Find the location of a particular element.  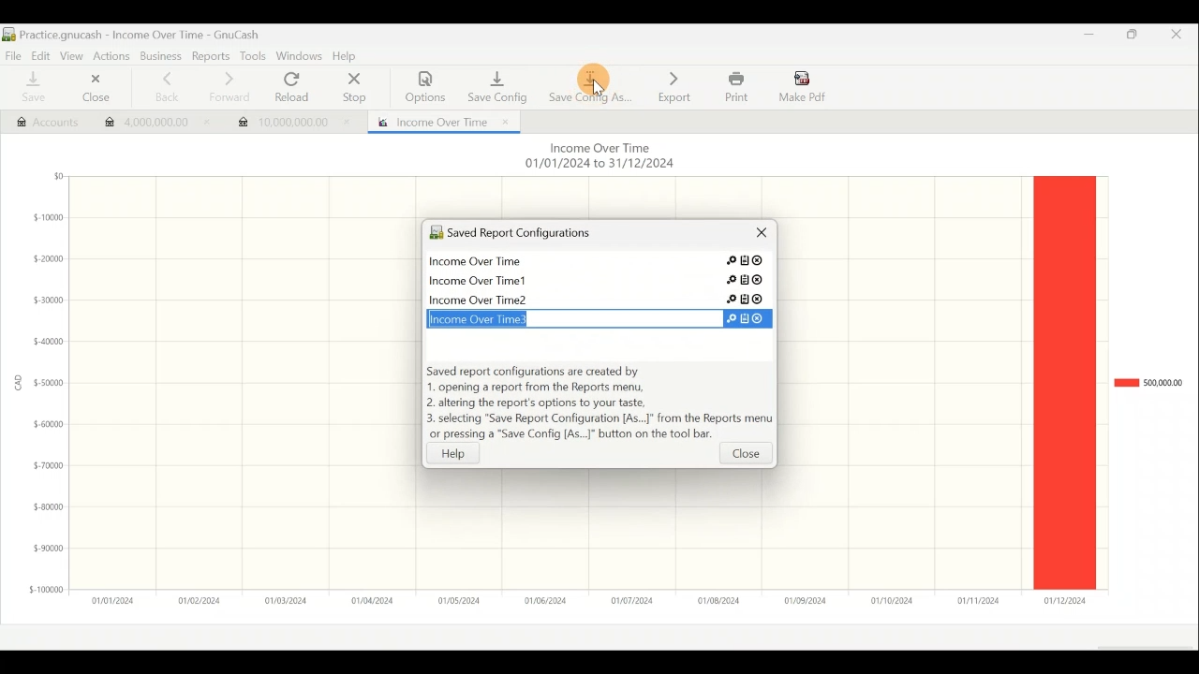

Chart name & date range is located at coordinates (598, 157).